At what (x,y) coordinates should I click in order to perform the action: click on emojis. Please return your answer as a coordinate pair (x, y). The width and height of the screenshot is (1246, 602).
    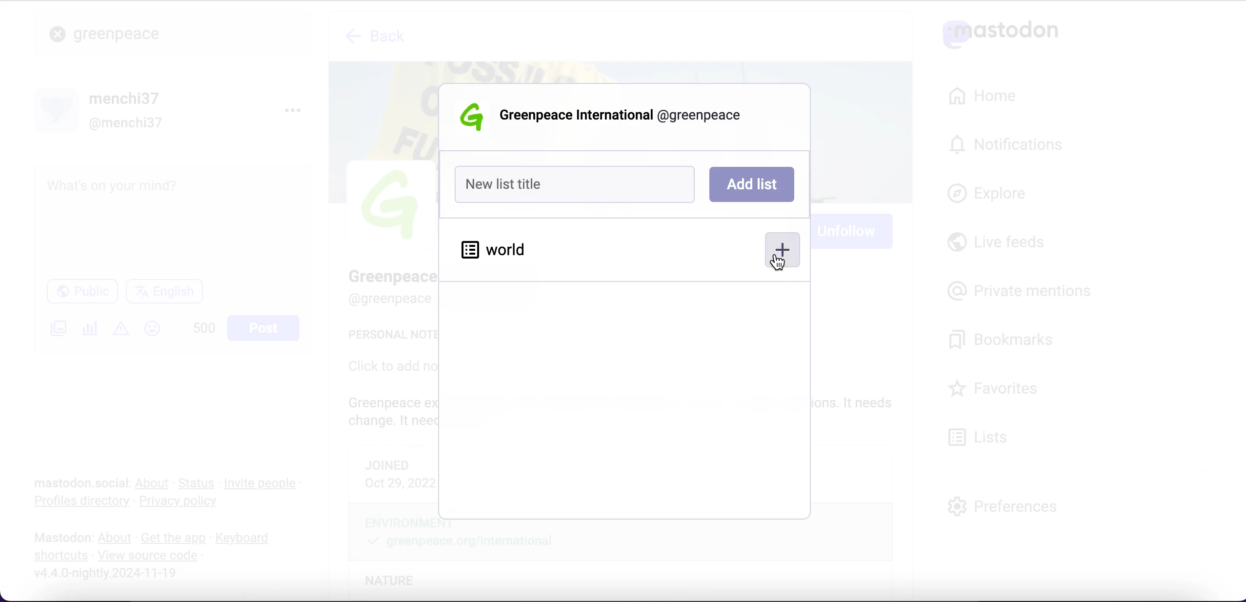
    Looking at the image, I should click on (157, 333).